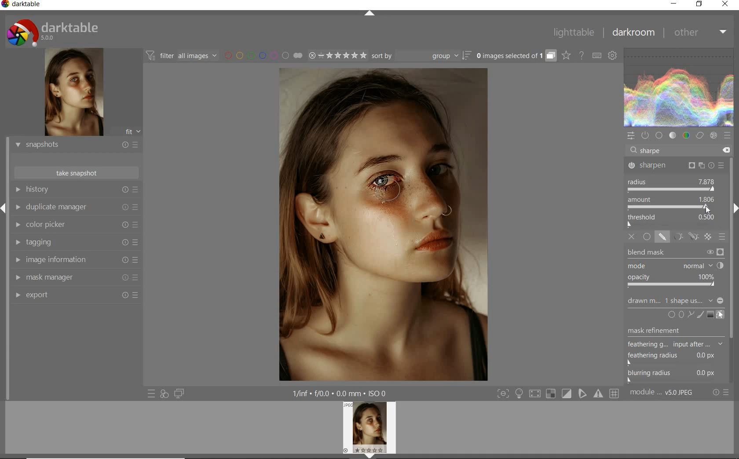 This screenshot has width=739, height=459. Describe the element at coordinates (684, 240) in the screenshot. I see `MASK OPTIONS` at that location.